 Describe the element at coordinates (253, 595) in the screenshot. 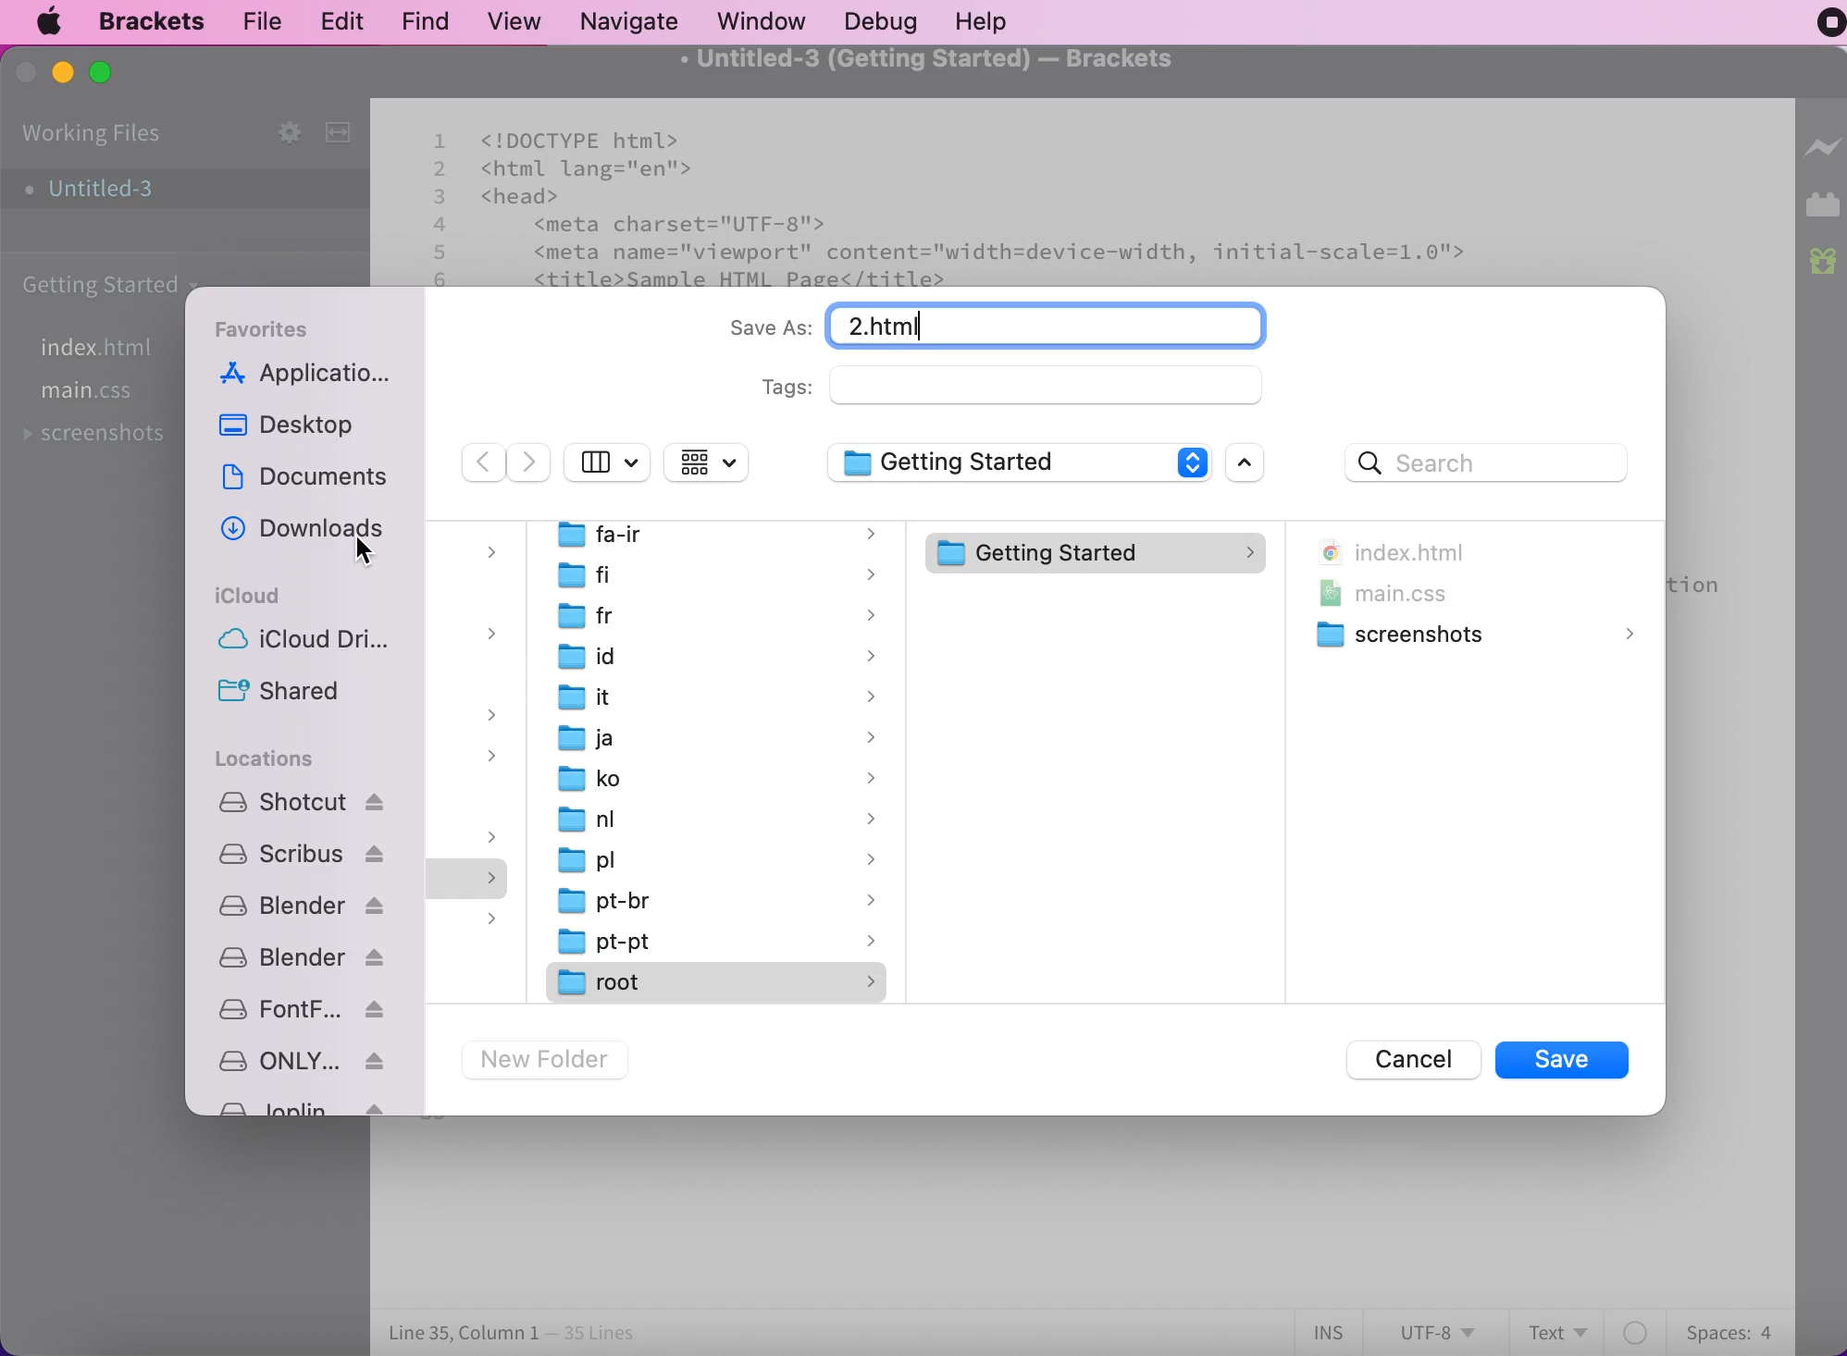

I see `icloud` at that location.